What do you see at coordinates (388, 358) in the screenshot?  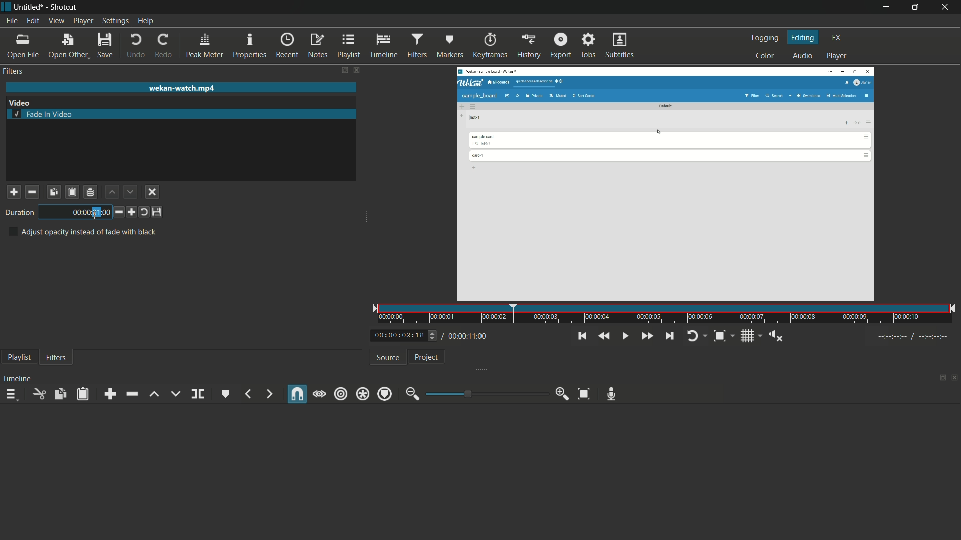 I see `source` at bounding box center [388, 358].